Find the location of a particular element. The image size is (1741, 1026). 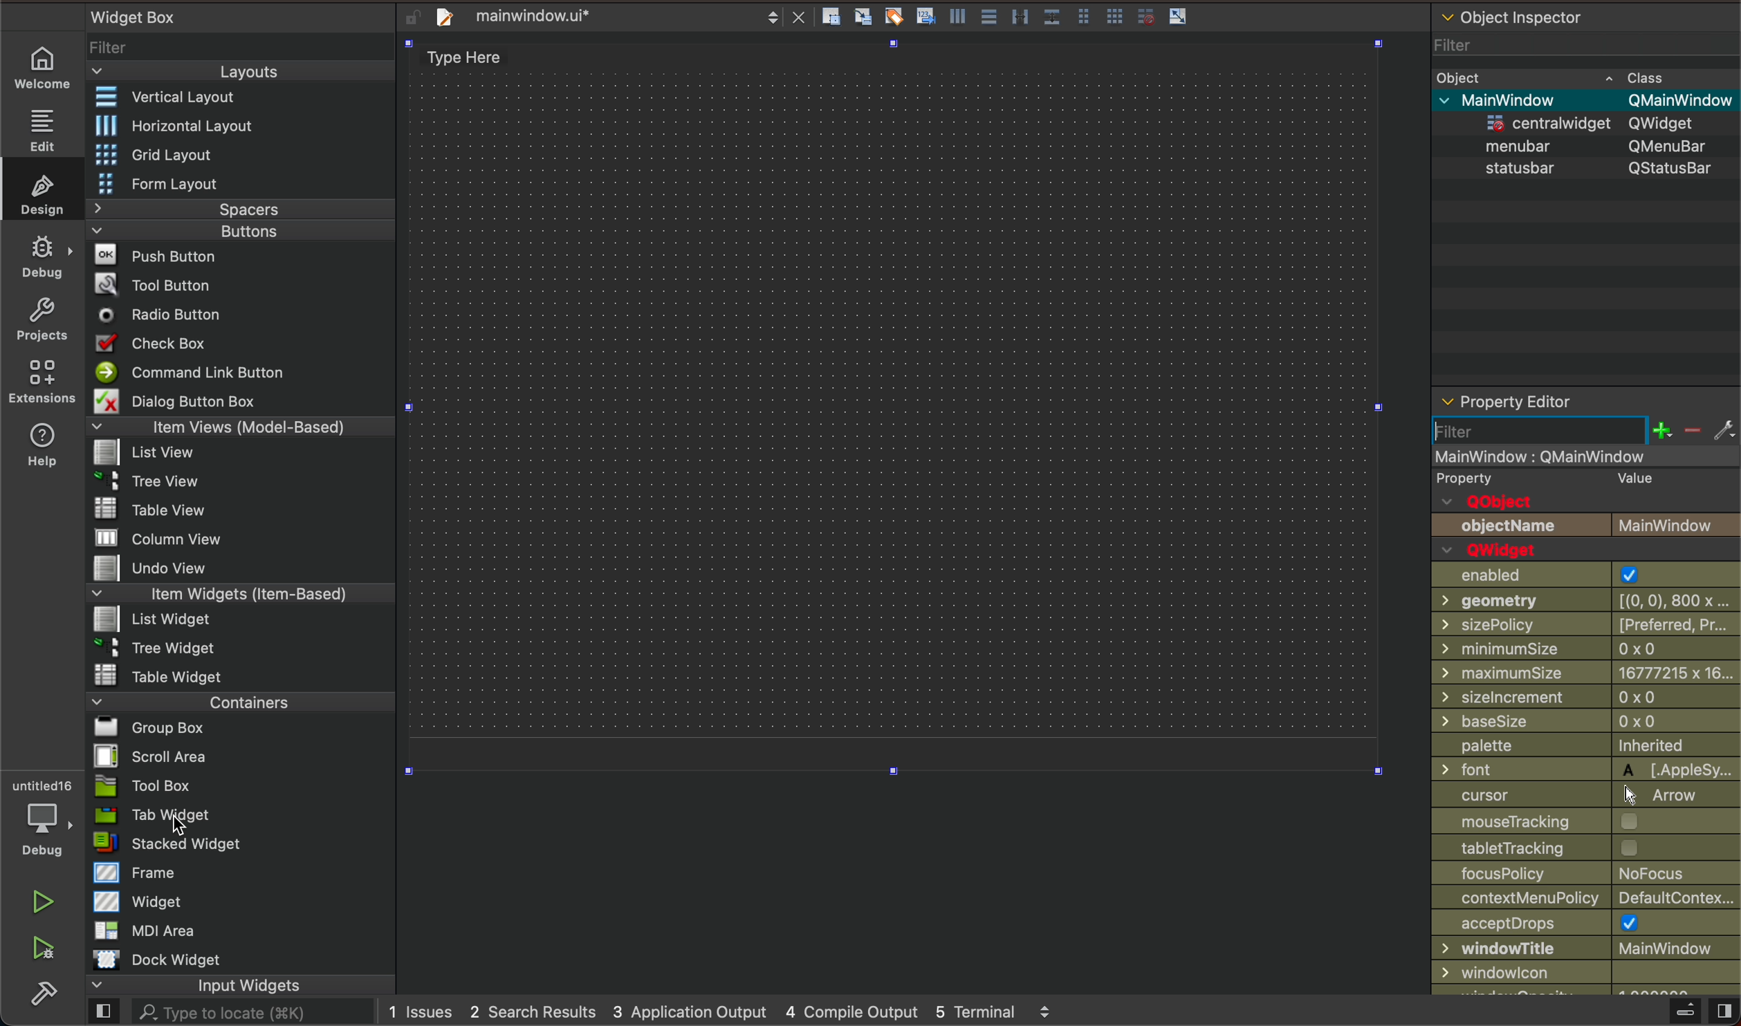

=centralwidaet OWidaet is located at coordinates (1581, 120).